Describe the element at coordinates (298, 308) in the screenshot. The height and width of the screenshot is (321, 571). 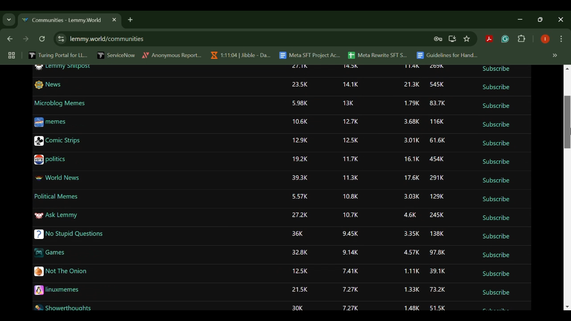
I see `30K` at that location.